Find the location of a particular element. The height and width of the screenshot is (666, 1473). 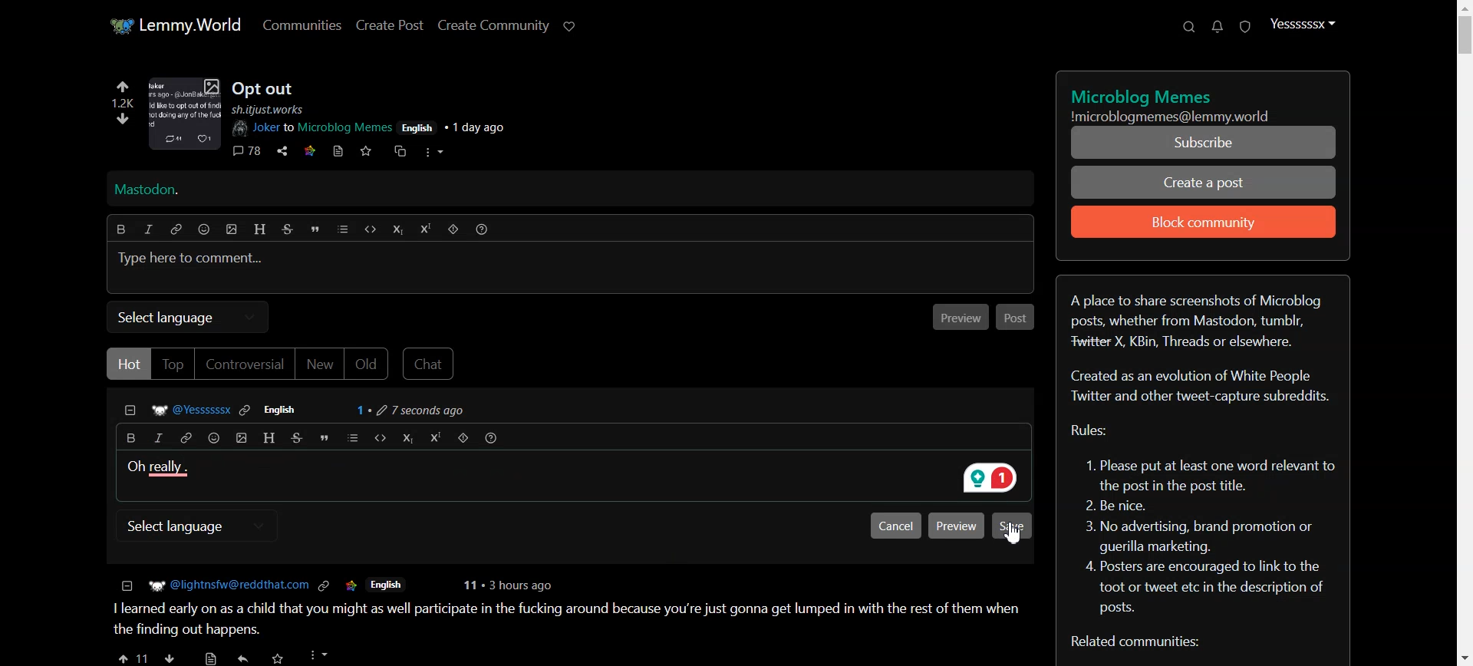

Select language is located at coordinates (189, 315).